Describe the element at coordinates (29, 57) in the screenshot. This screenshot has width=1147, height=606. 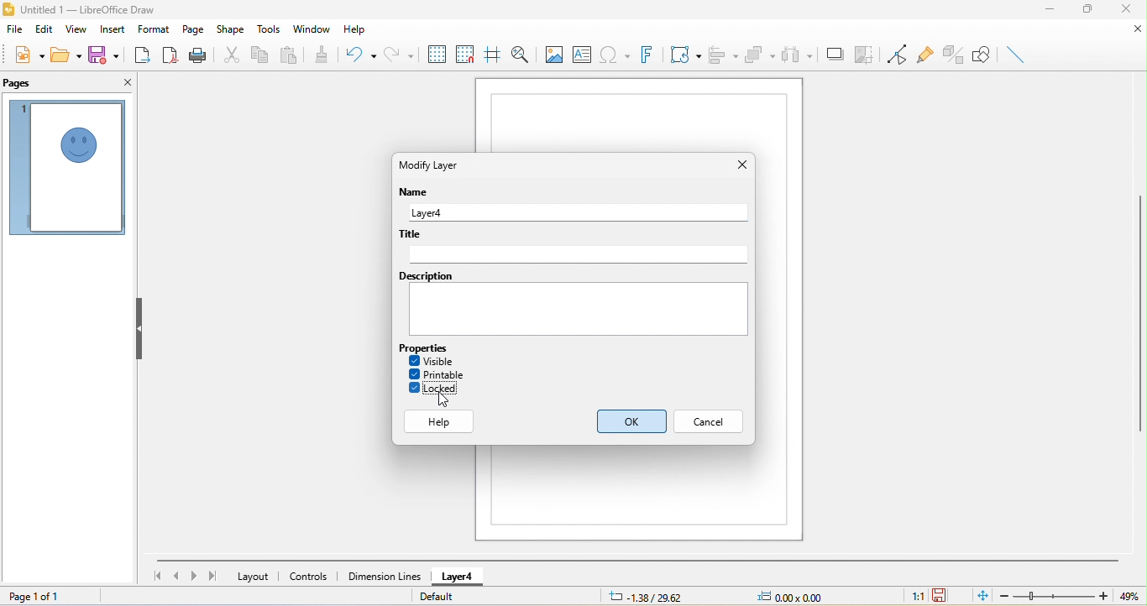
I see `new` at that location.